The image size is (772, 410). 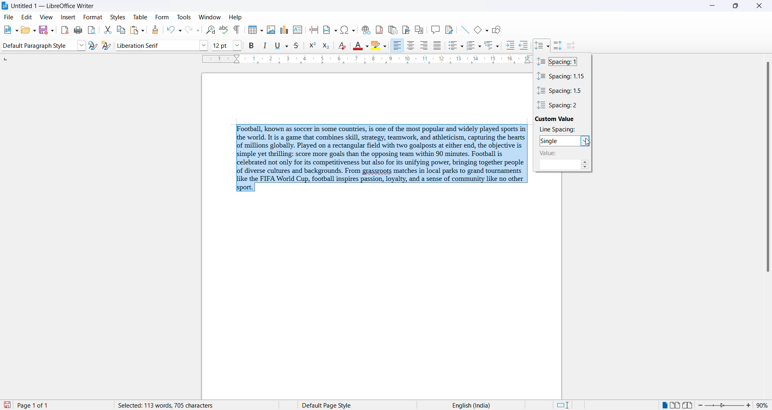 What do you see at coordinates (140, 16) in the screenshot?
I see `table` at bounding box center [140, 16].